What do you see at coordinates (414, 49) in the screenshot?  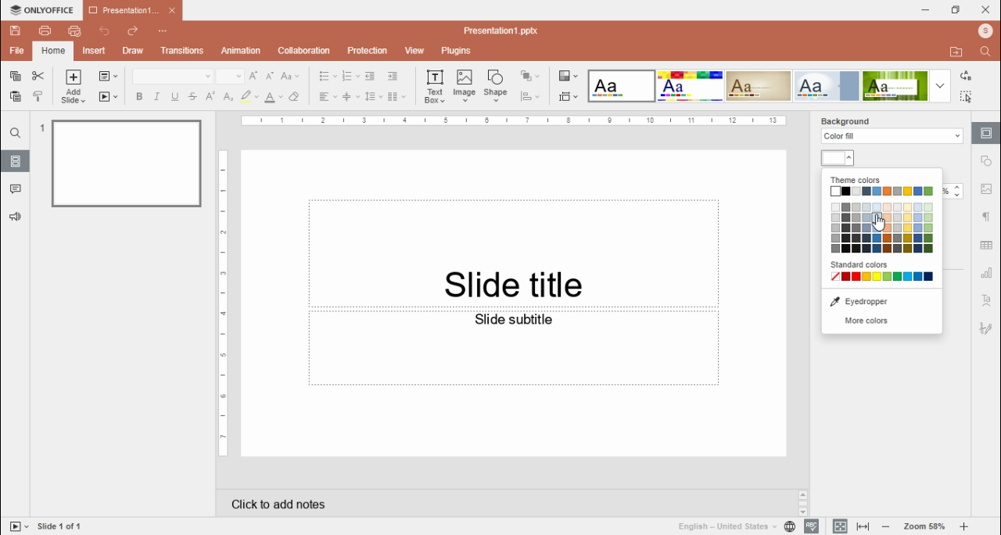 I see `view` at bounding box center [414, 49].